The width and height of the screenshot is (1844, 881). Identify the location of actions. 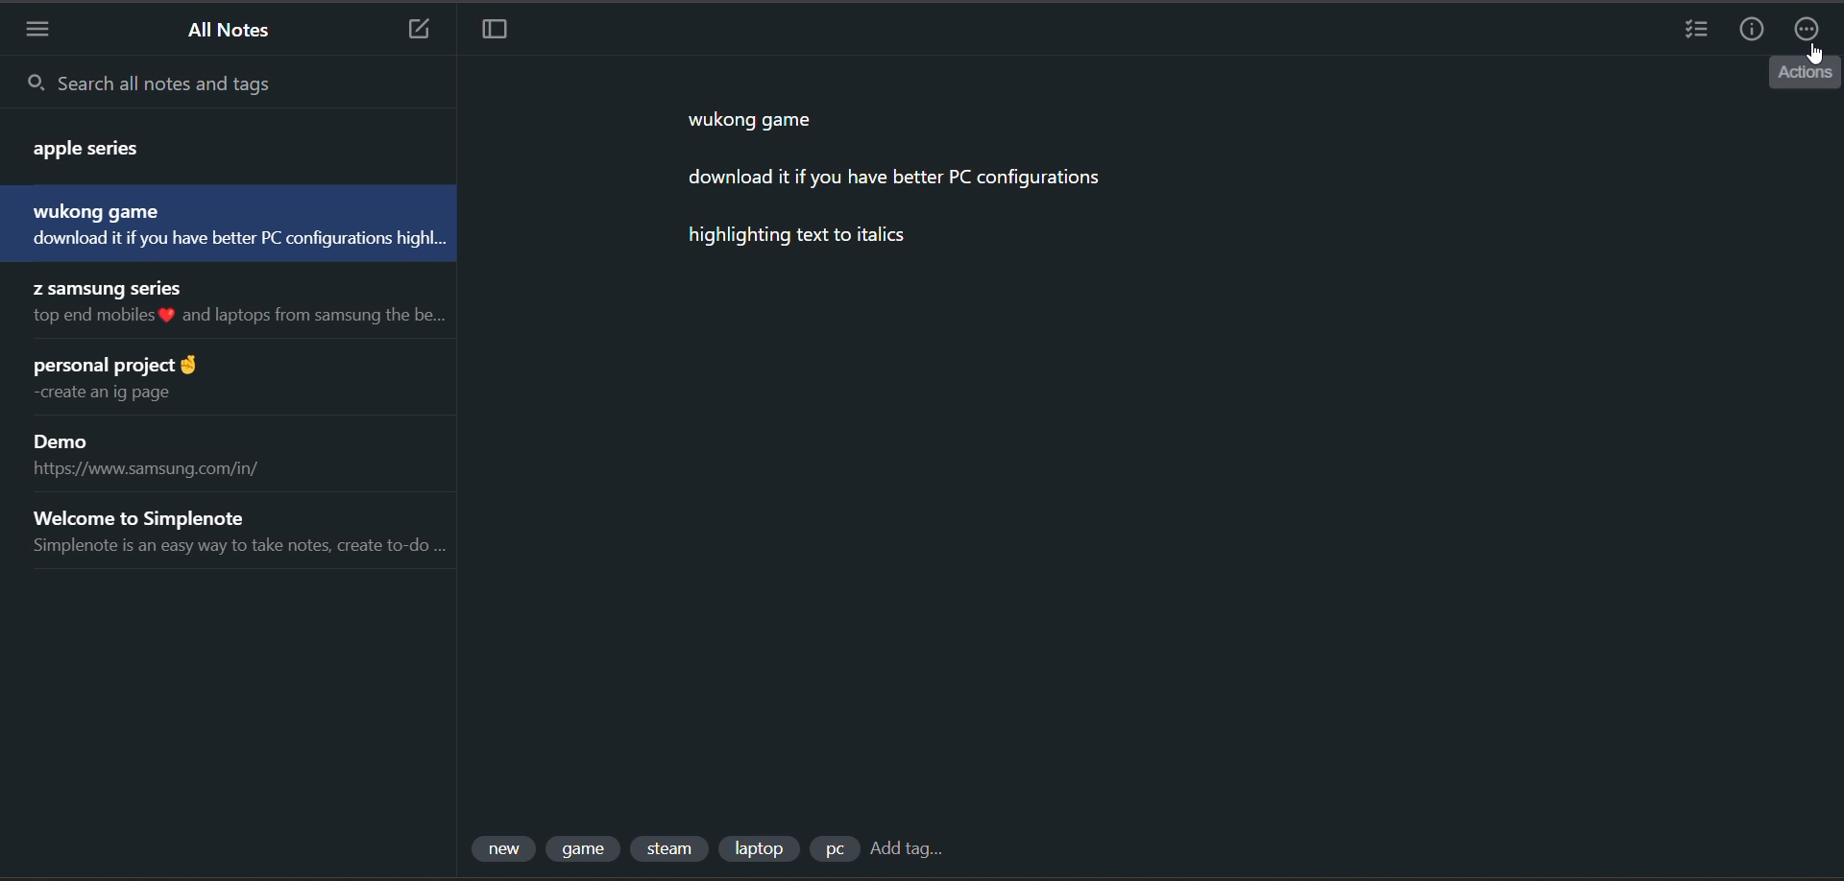
(1812, 32).